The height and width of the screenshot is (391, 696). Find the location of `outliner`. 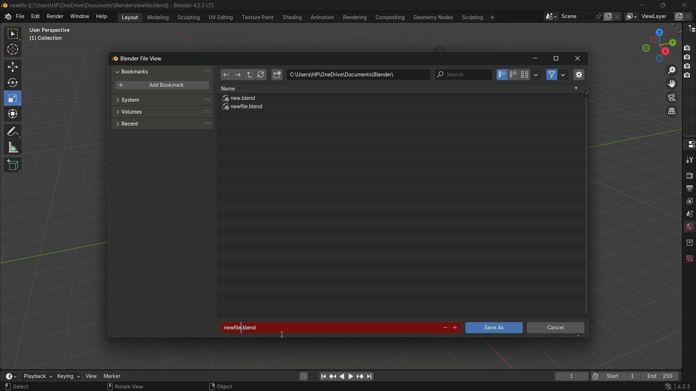

outliner is located at coordinates (689, 28).